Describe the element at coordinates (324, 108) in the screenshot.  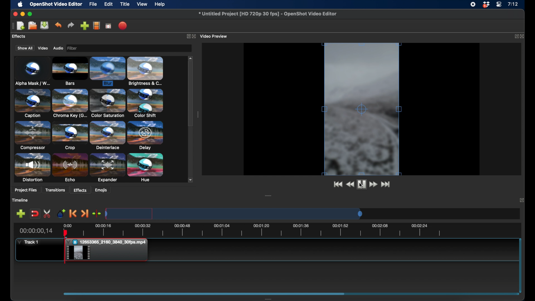
I see `resize handle` at that location.